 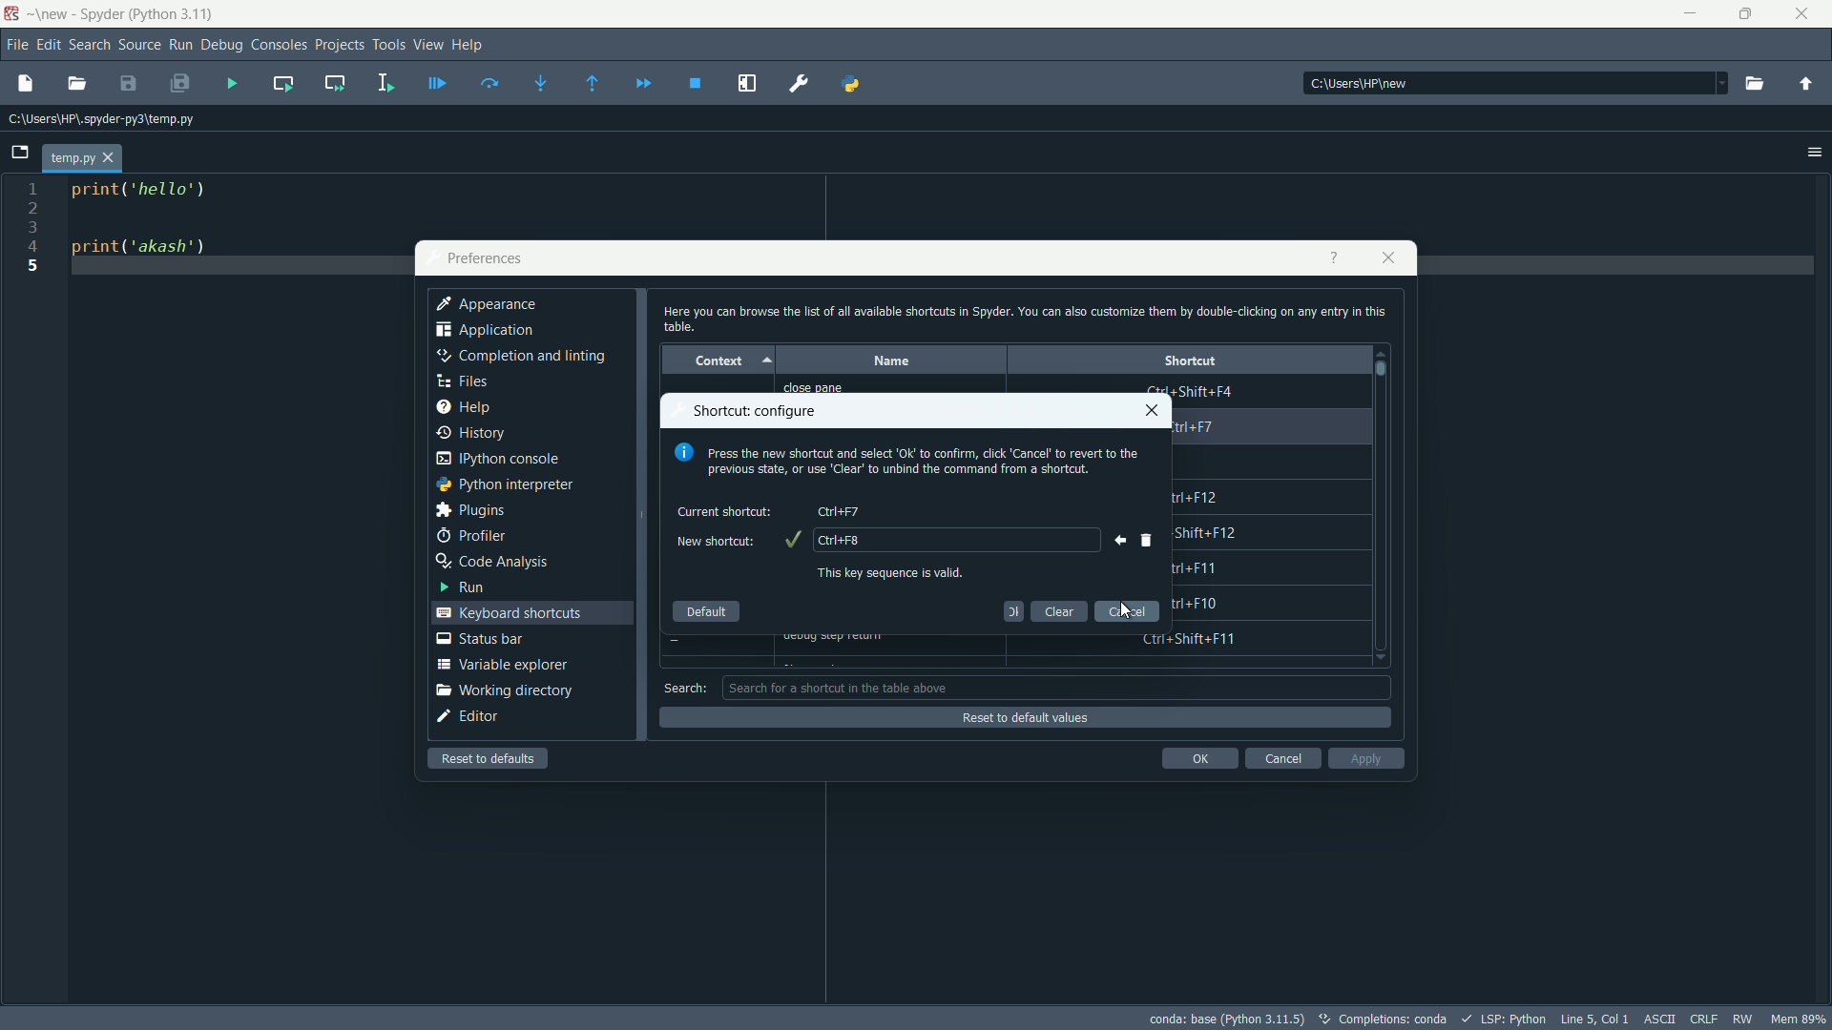 I want to click on shortcut configure, so click(x=758, y=411).